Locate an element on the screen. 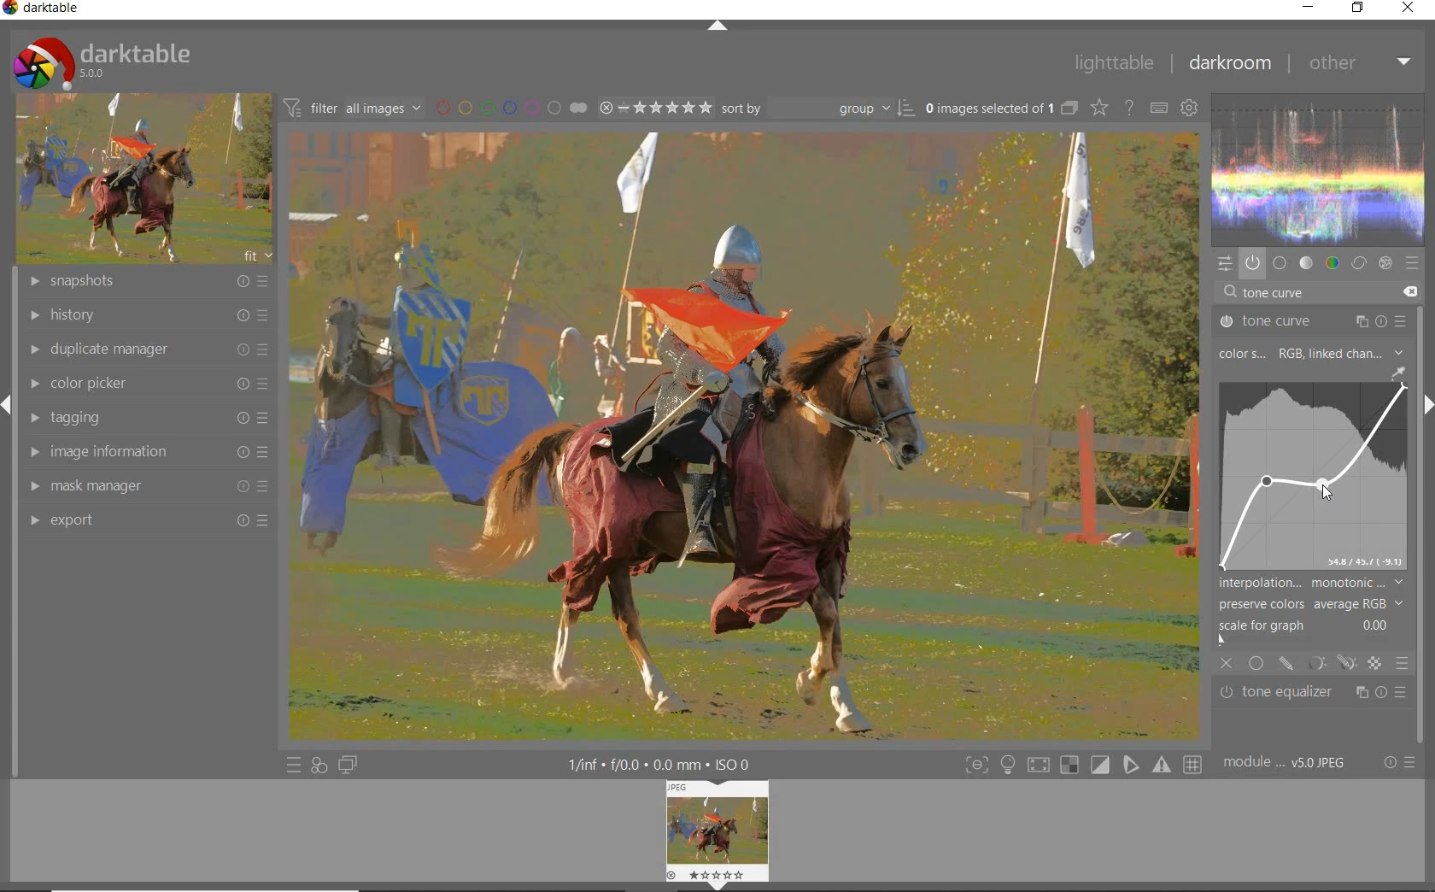  tone curve is located at coordinates (1313, 322).